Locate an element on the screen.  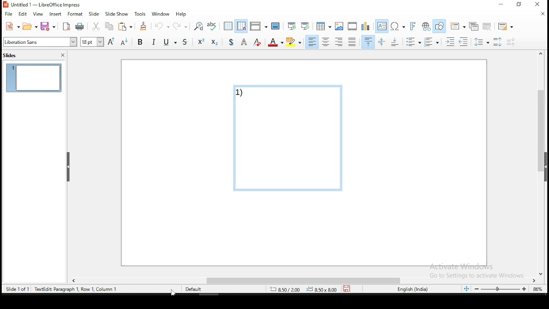
open is located at coordinates (30, 27).